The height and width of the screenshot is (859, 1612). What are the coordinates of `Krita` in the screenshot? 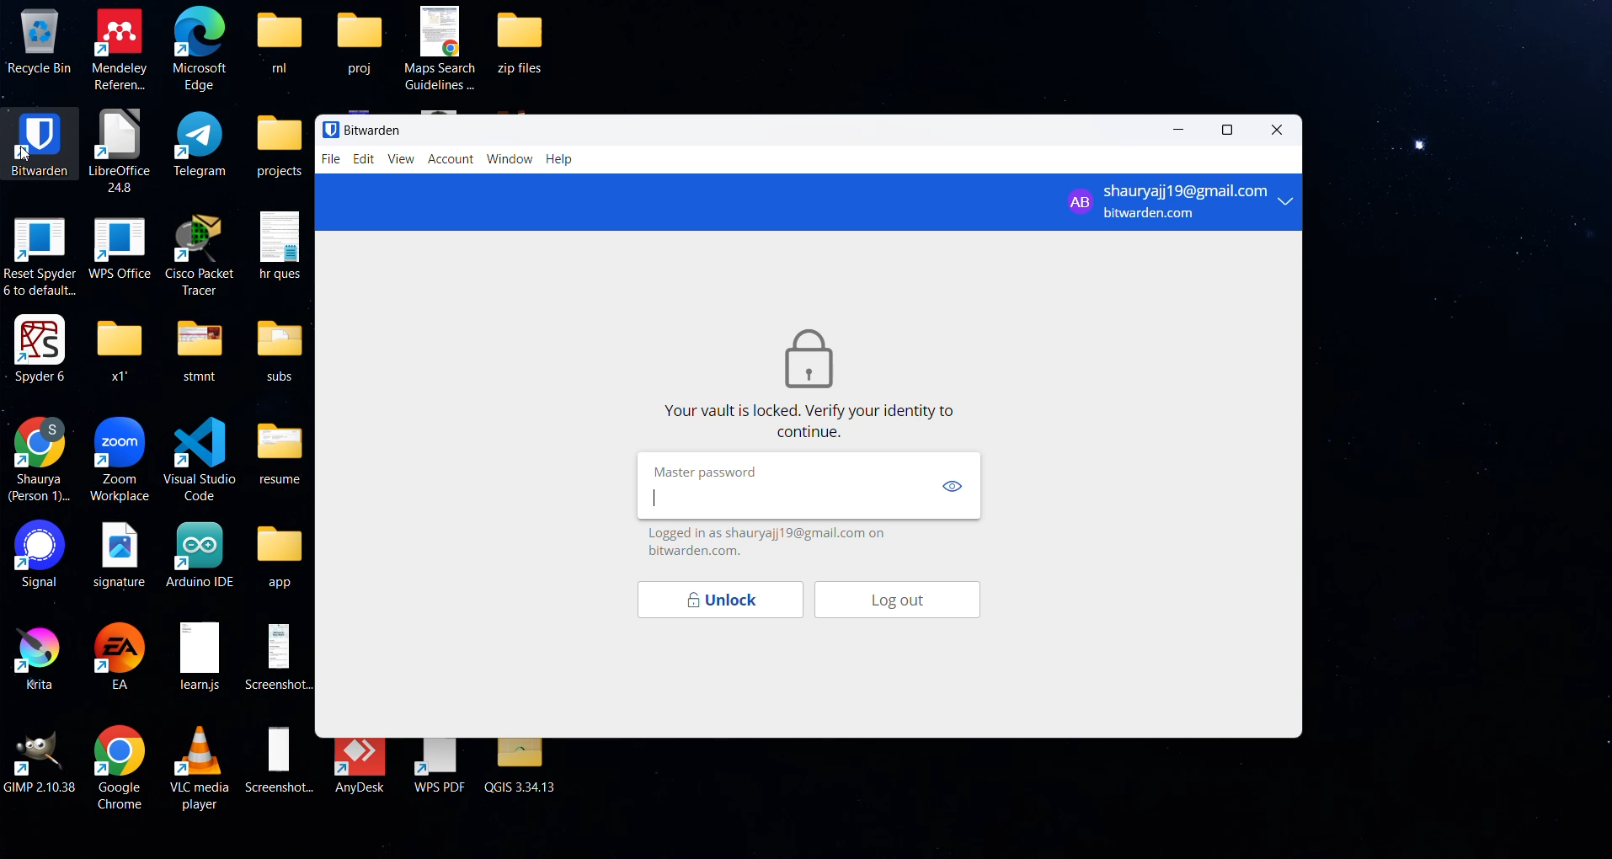 It's located at (35, 655).